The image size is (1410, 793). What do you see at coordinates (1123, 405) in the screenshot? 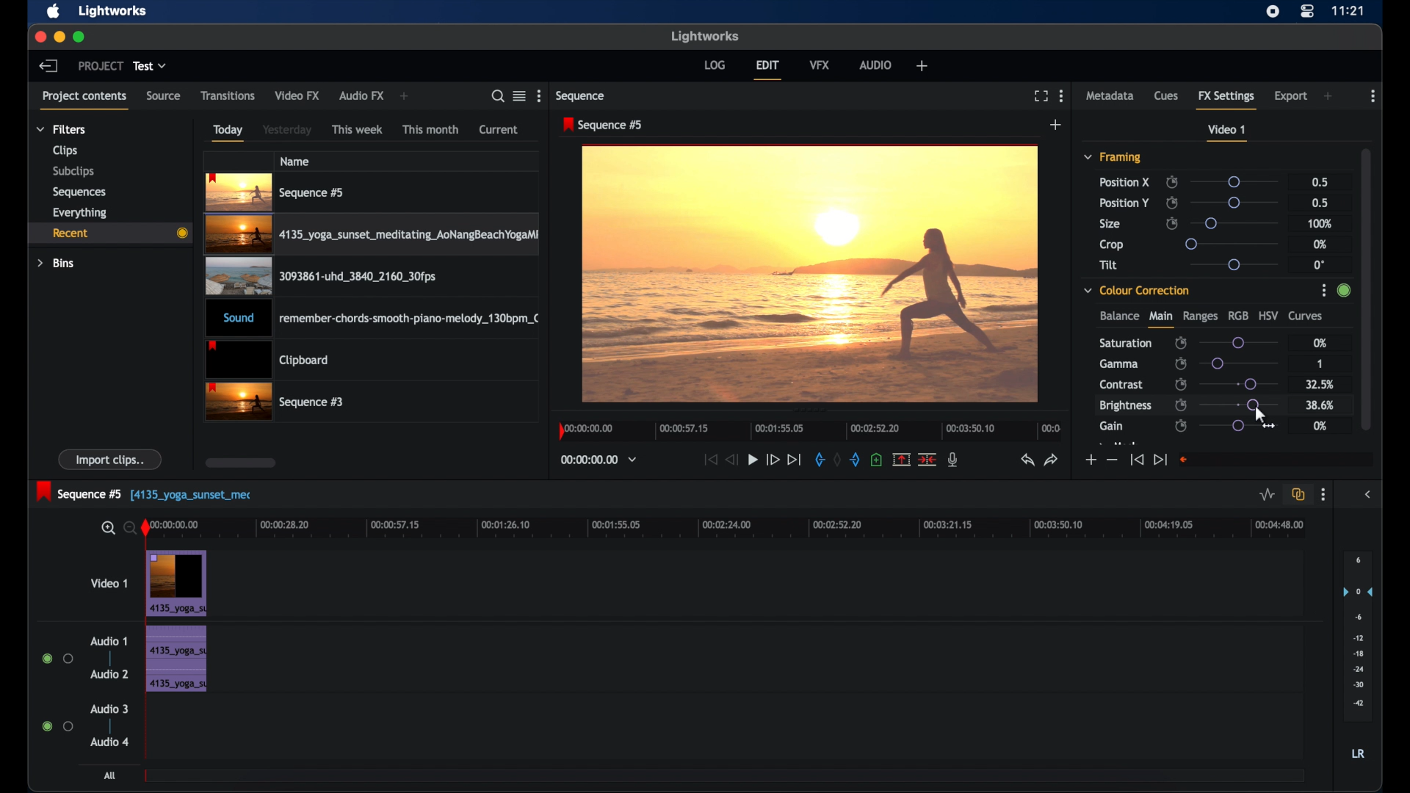
I see `brightness` at bounding box center [1123, 405].